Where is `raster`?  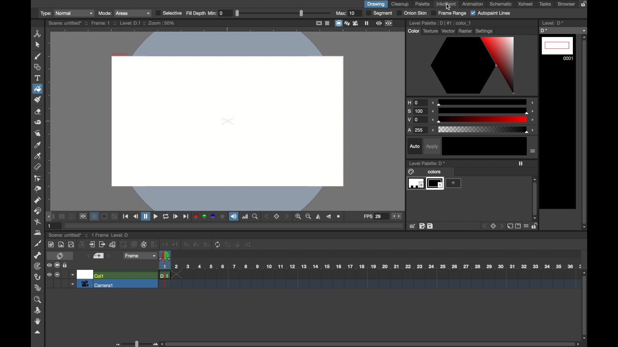 raster is located at coordinates (465, 31).